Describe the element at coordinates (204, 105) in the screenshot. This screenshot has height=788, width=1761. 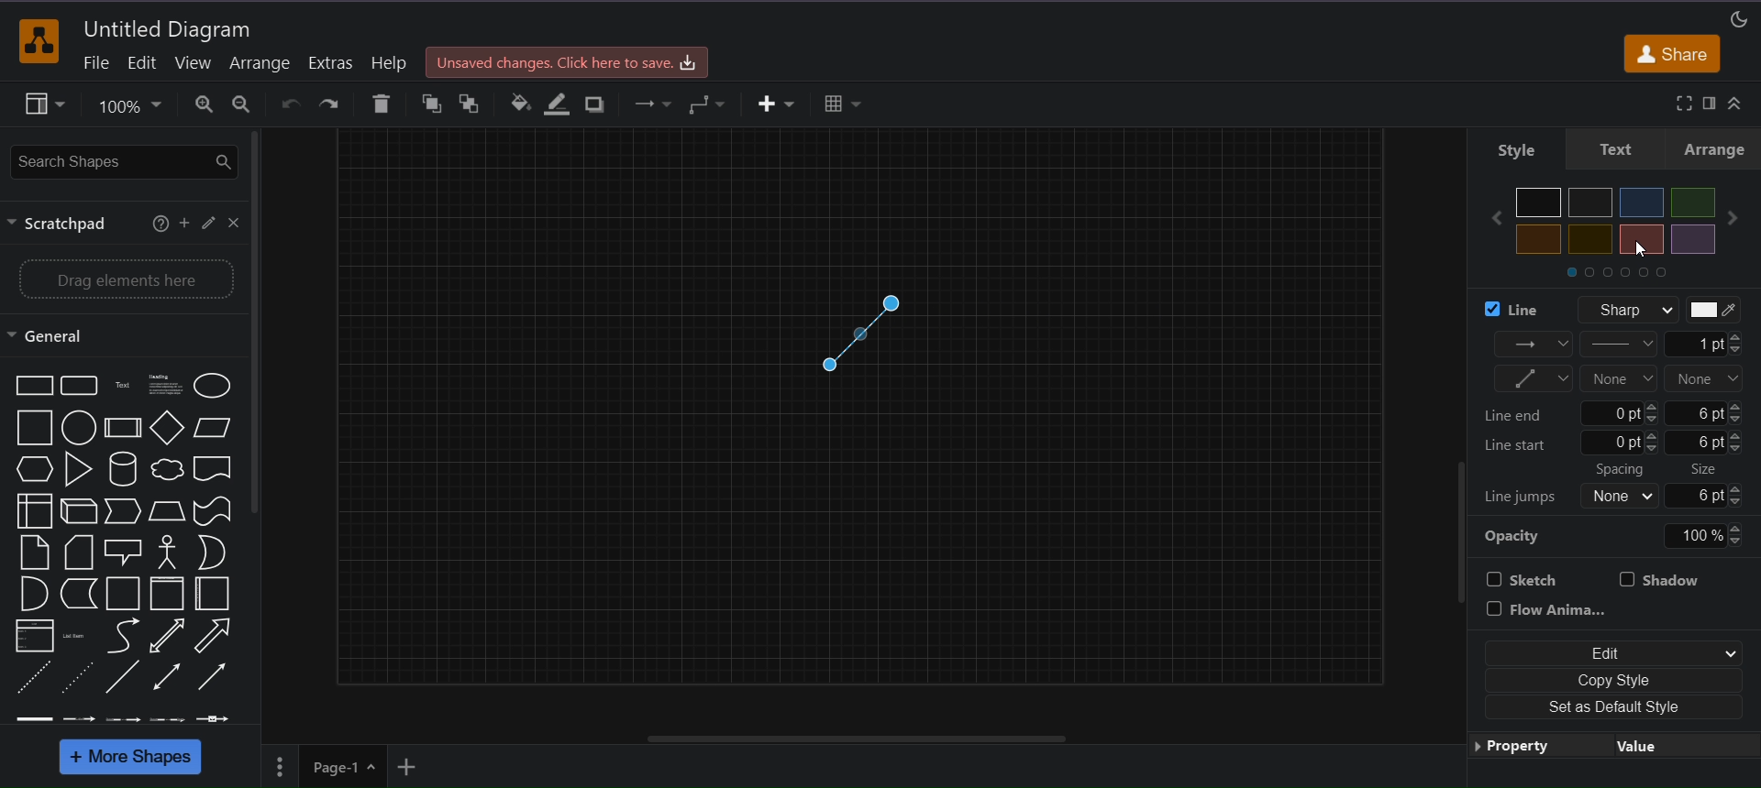
I see `zoom in` at that location.